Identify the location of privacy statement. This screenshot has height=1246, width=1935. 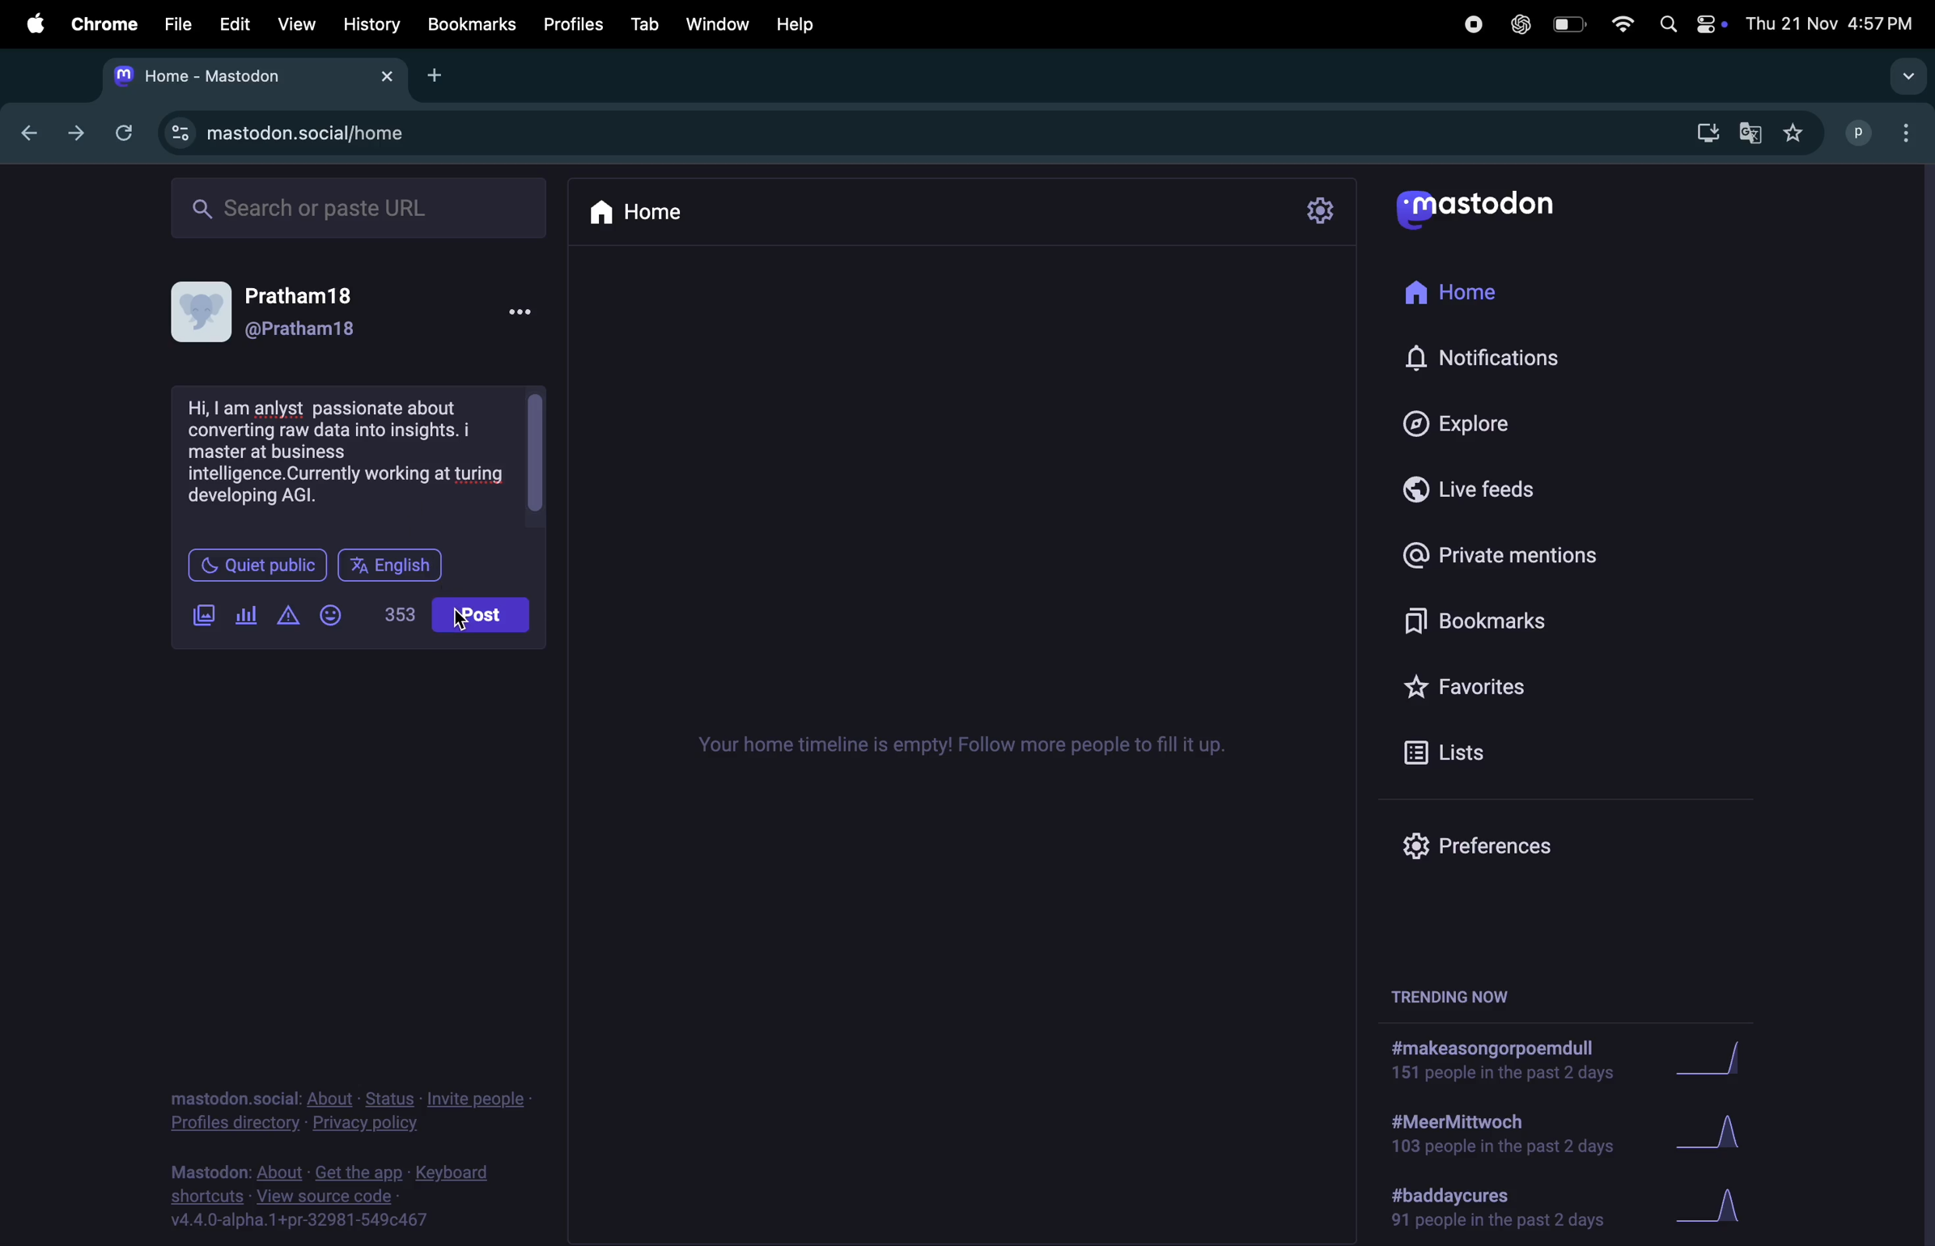
(350, 1108).